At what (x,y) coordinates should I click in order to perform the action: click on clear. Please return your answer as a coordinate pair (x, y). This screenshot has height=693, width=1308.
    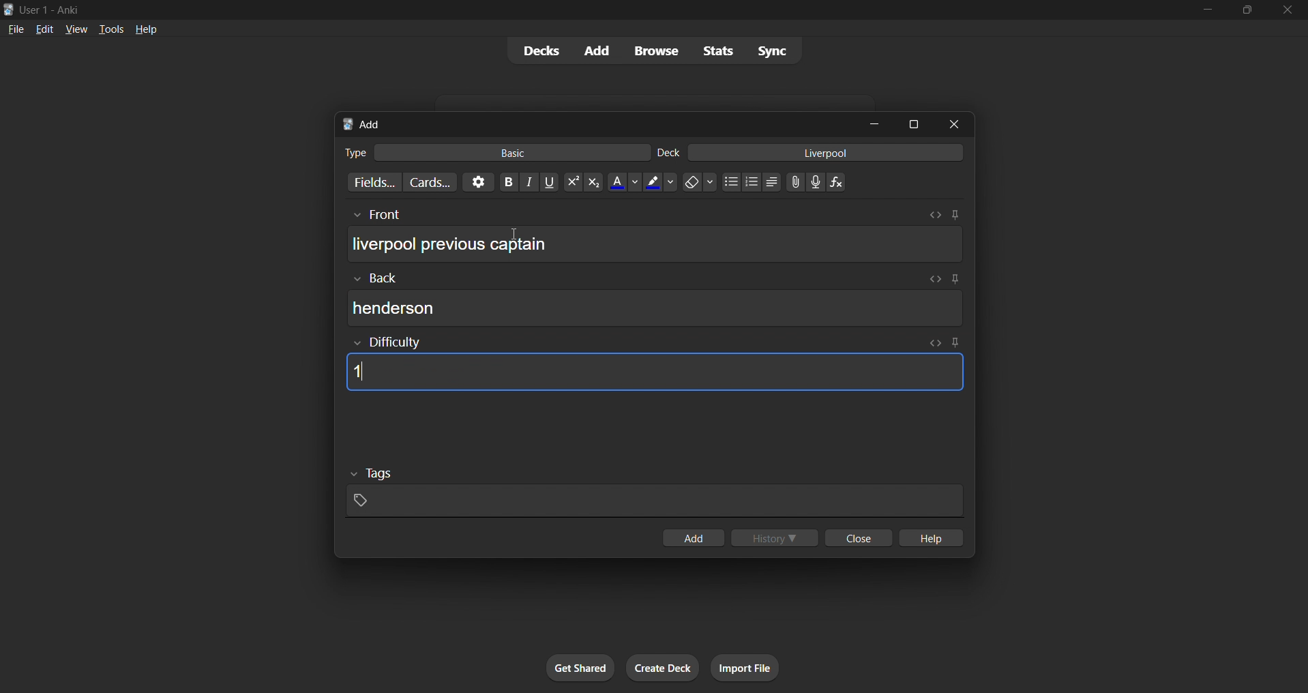
    Looking at the image, I should click on (699, 181).